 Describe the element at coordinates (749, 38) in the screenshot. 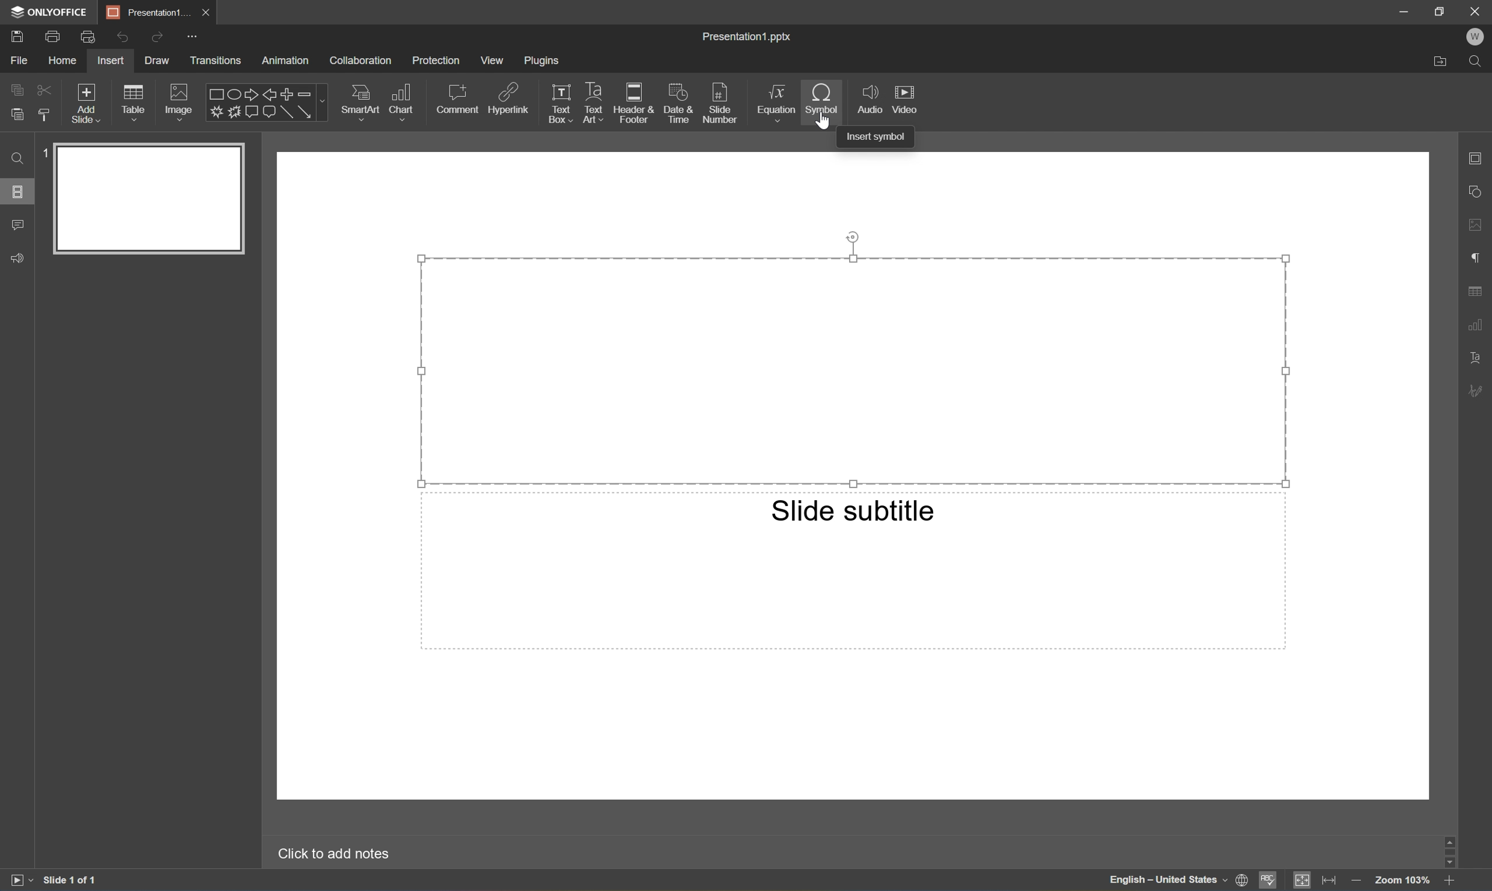

I see `Presentation1.pptx` at that location.